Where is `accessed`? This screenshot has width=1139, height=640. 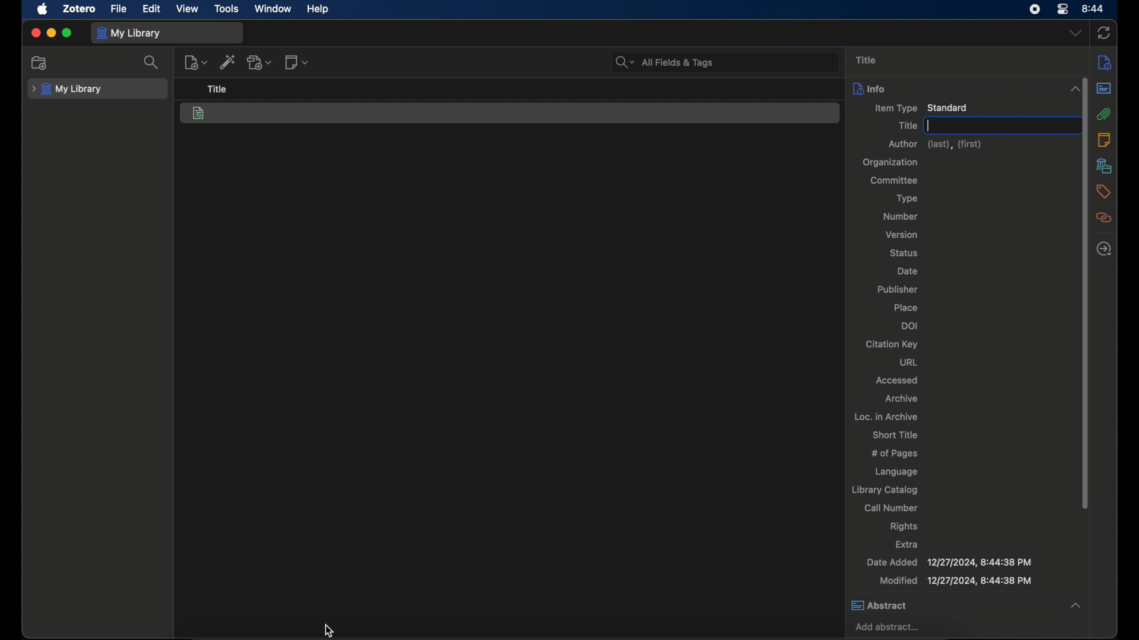 accessed is located at coordinates (897, 380).